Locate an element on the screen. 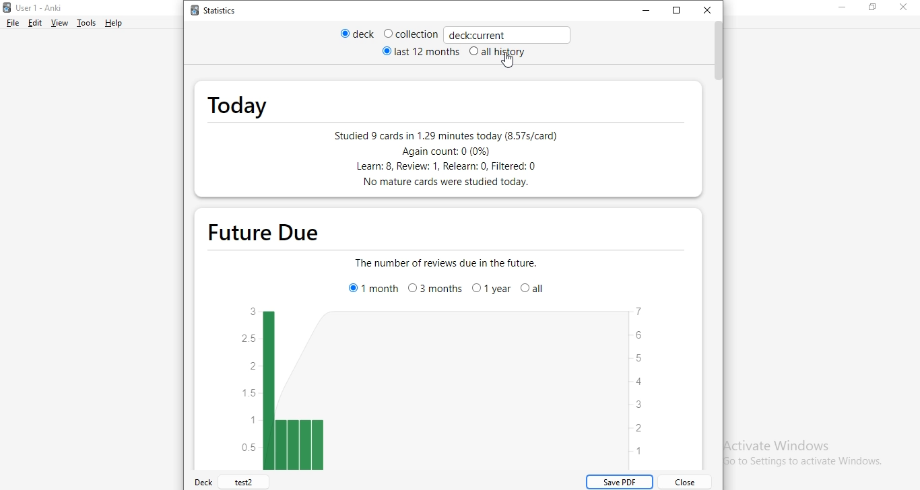 This screenshot has width=920, height=490. edit is located at coordinates (34, 22).